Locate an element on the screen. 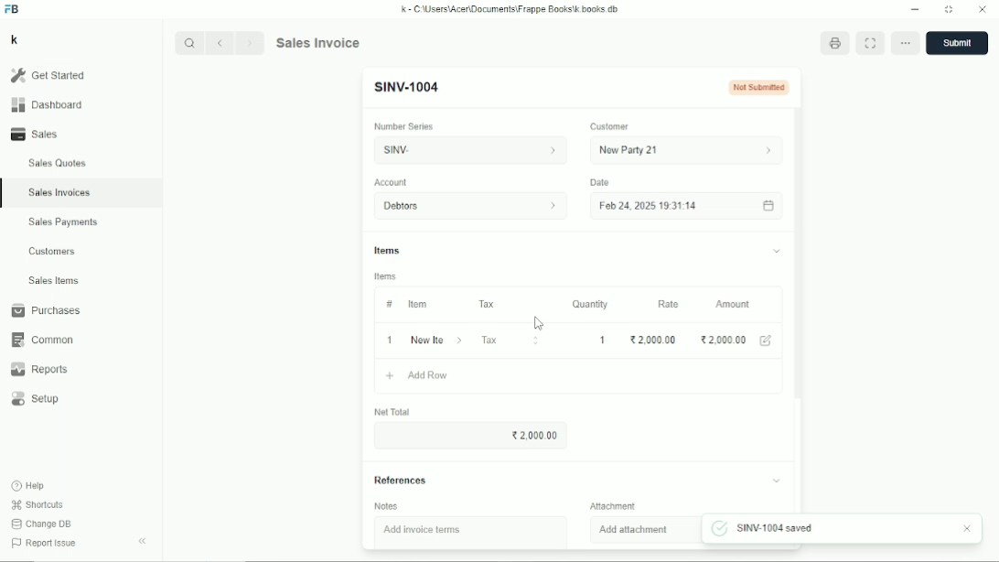 Image resolution: width=999 pixels, height=562 pixels. SNV-1004 saved is located at coordinates (768, 529).